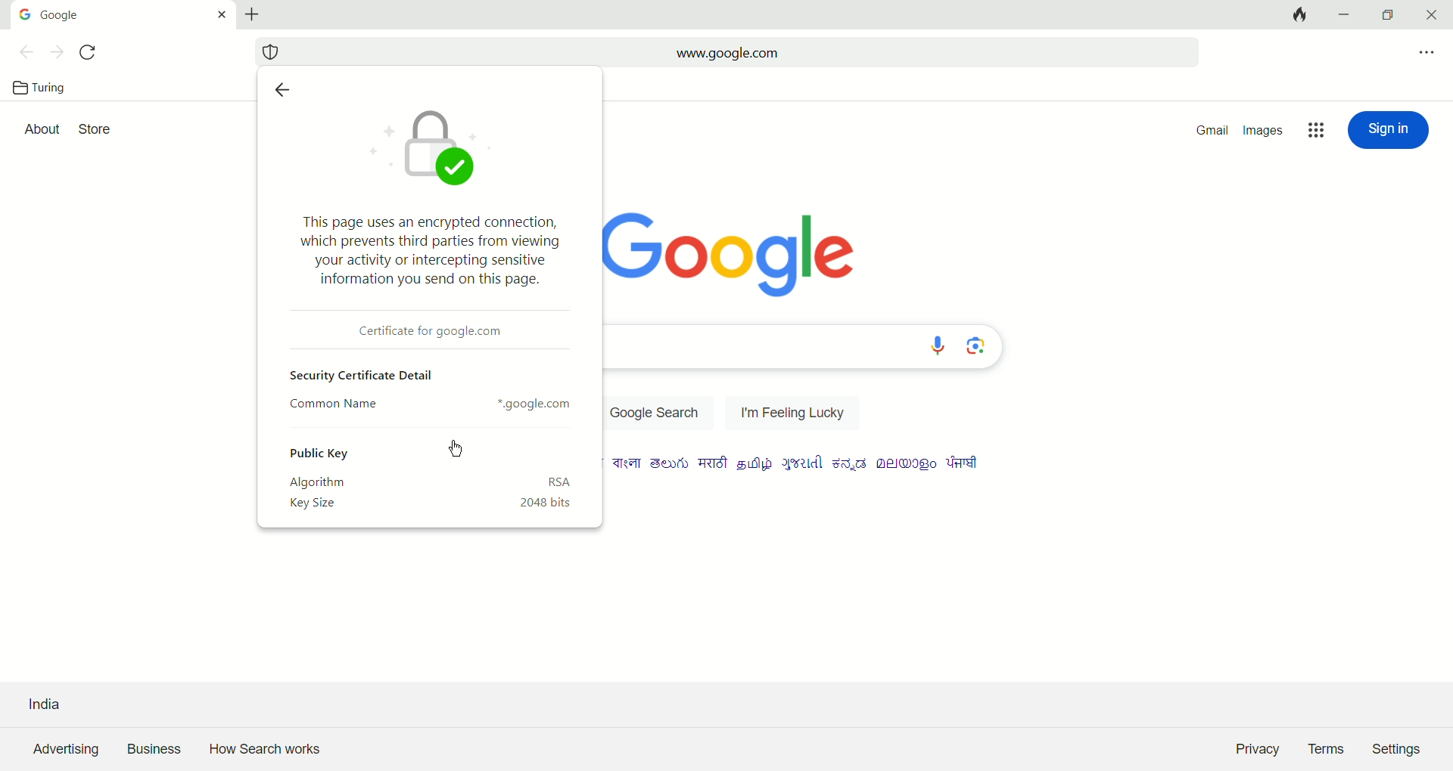  I want to click on Settings, so click(1401, 747).